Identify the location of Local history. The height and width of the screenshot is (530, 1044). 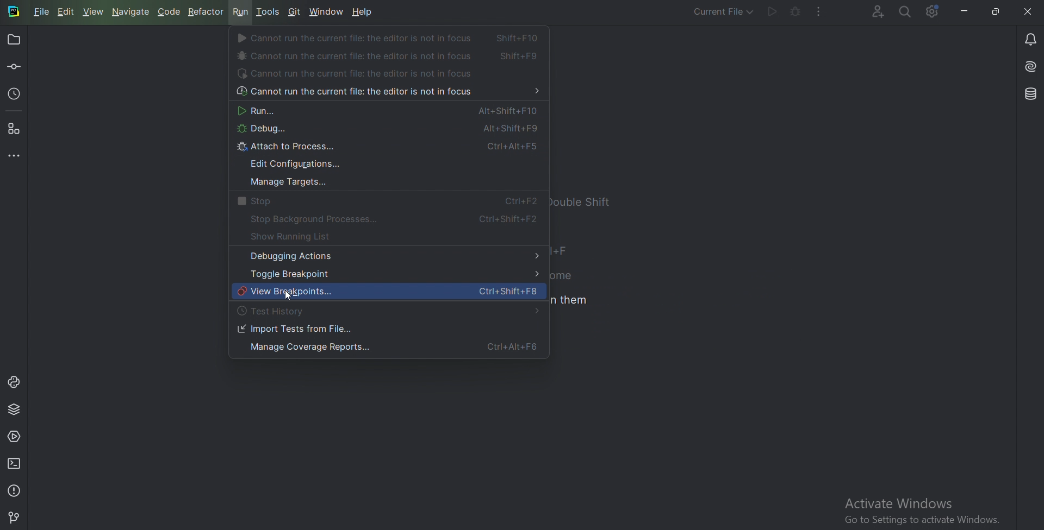
(15, 96).